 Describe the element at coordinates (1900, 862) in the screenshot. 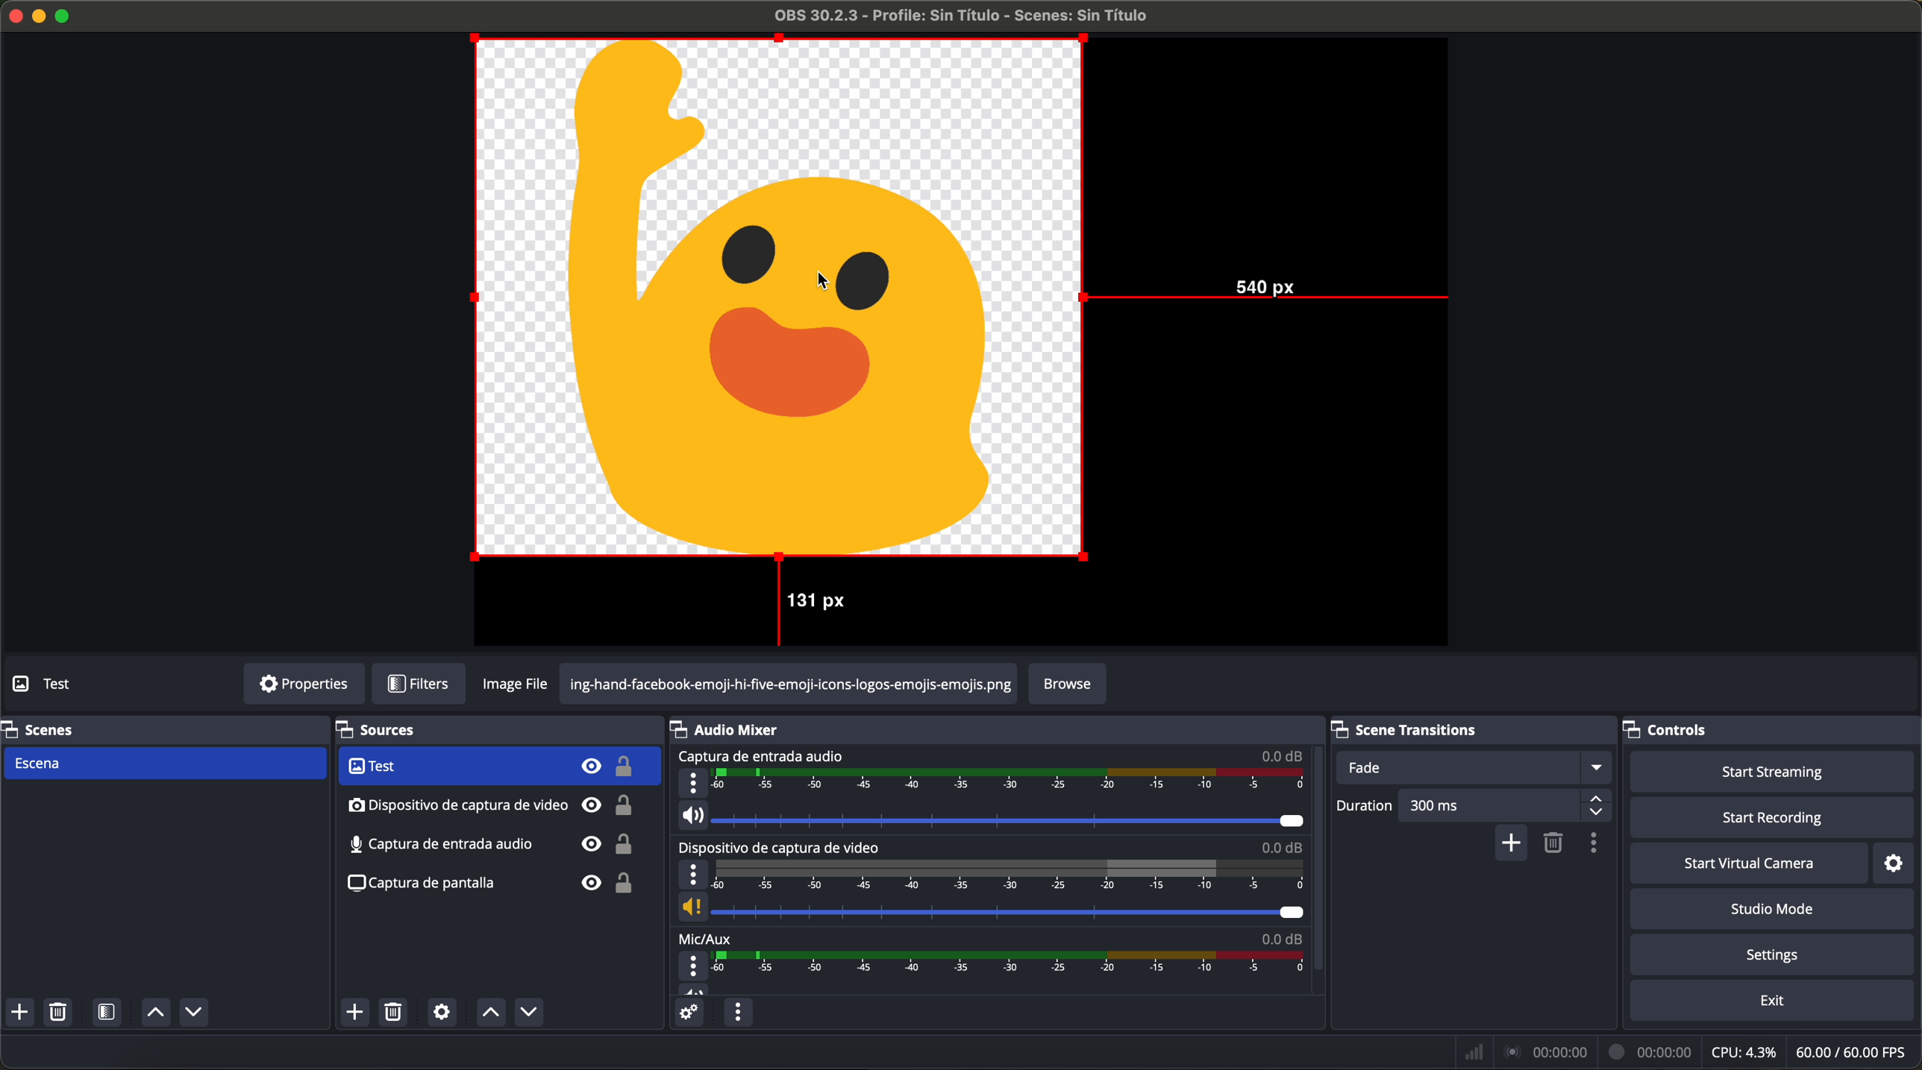

I see `settings` at that location.